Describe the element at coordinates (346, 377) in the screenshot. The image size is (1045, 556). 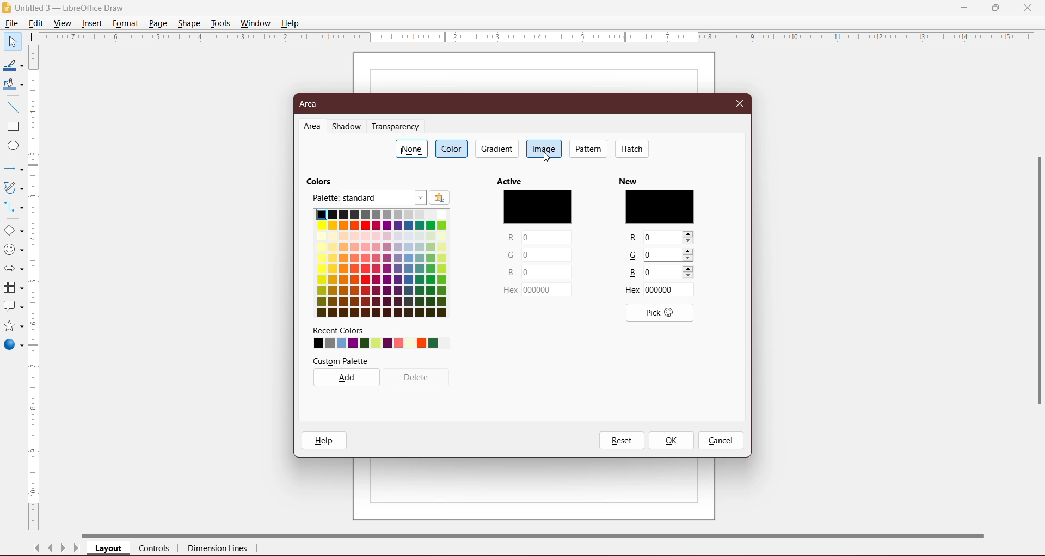
I see `Add` at that location.